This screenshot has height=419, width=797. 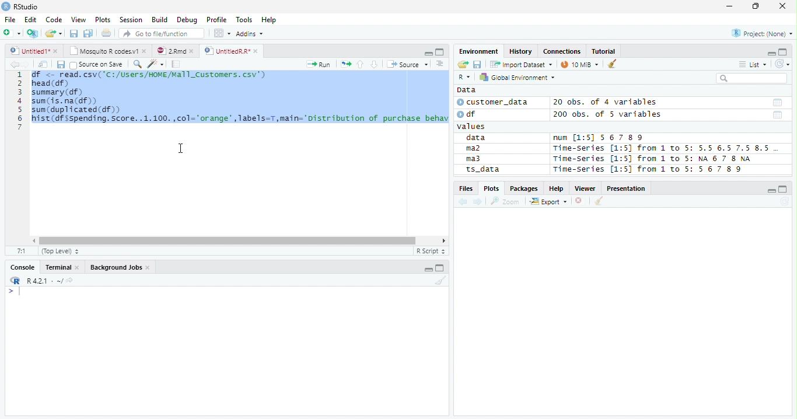 What do you see at coordinates (97, 65) in the screenshot?
I see `Source on save` at bounding box center [97, 65].